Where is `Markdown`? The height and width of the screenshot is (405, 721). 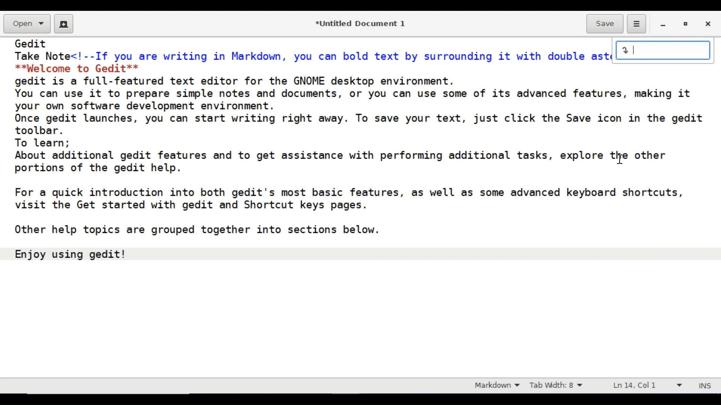
Markdown is located at coordinates (495, 386).